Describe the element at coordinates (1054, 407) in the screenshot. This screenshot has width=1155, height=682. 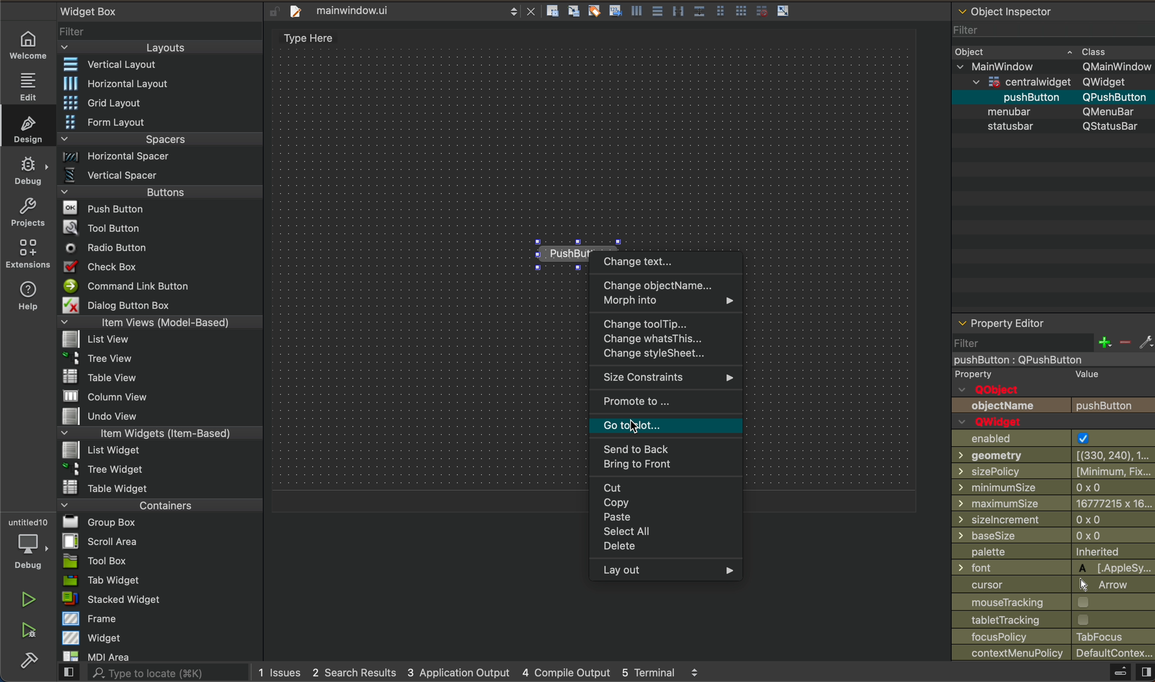
I see `push button` at that location.